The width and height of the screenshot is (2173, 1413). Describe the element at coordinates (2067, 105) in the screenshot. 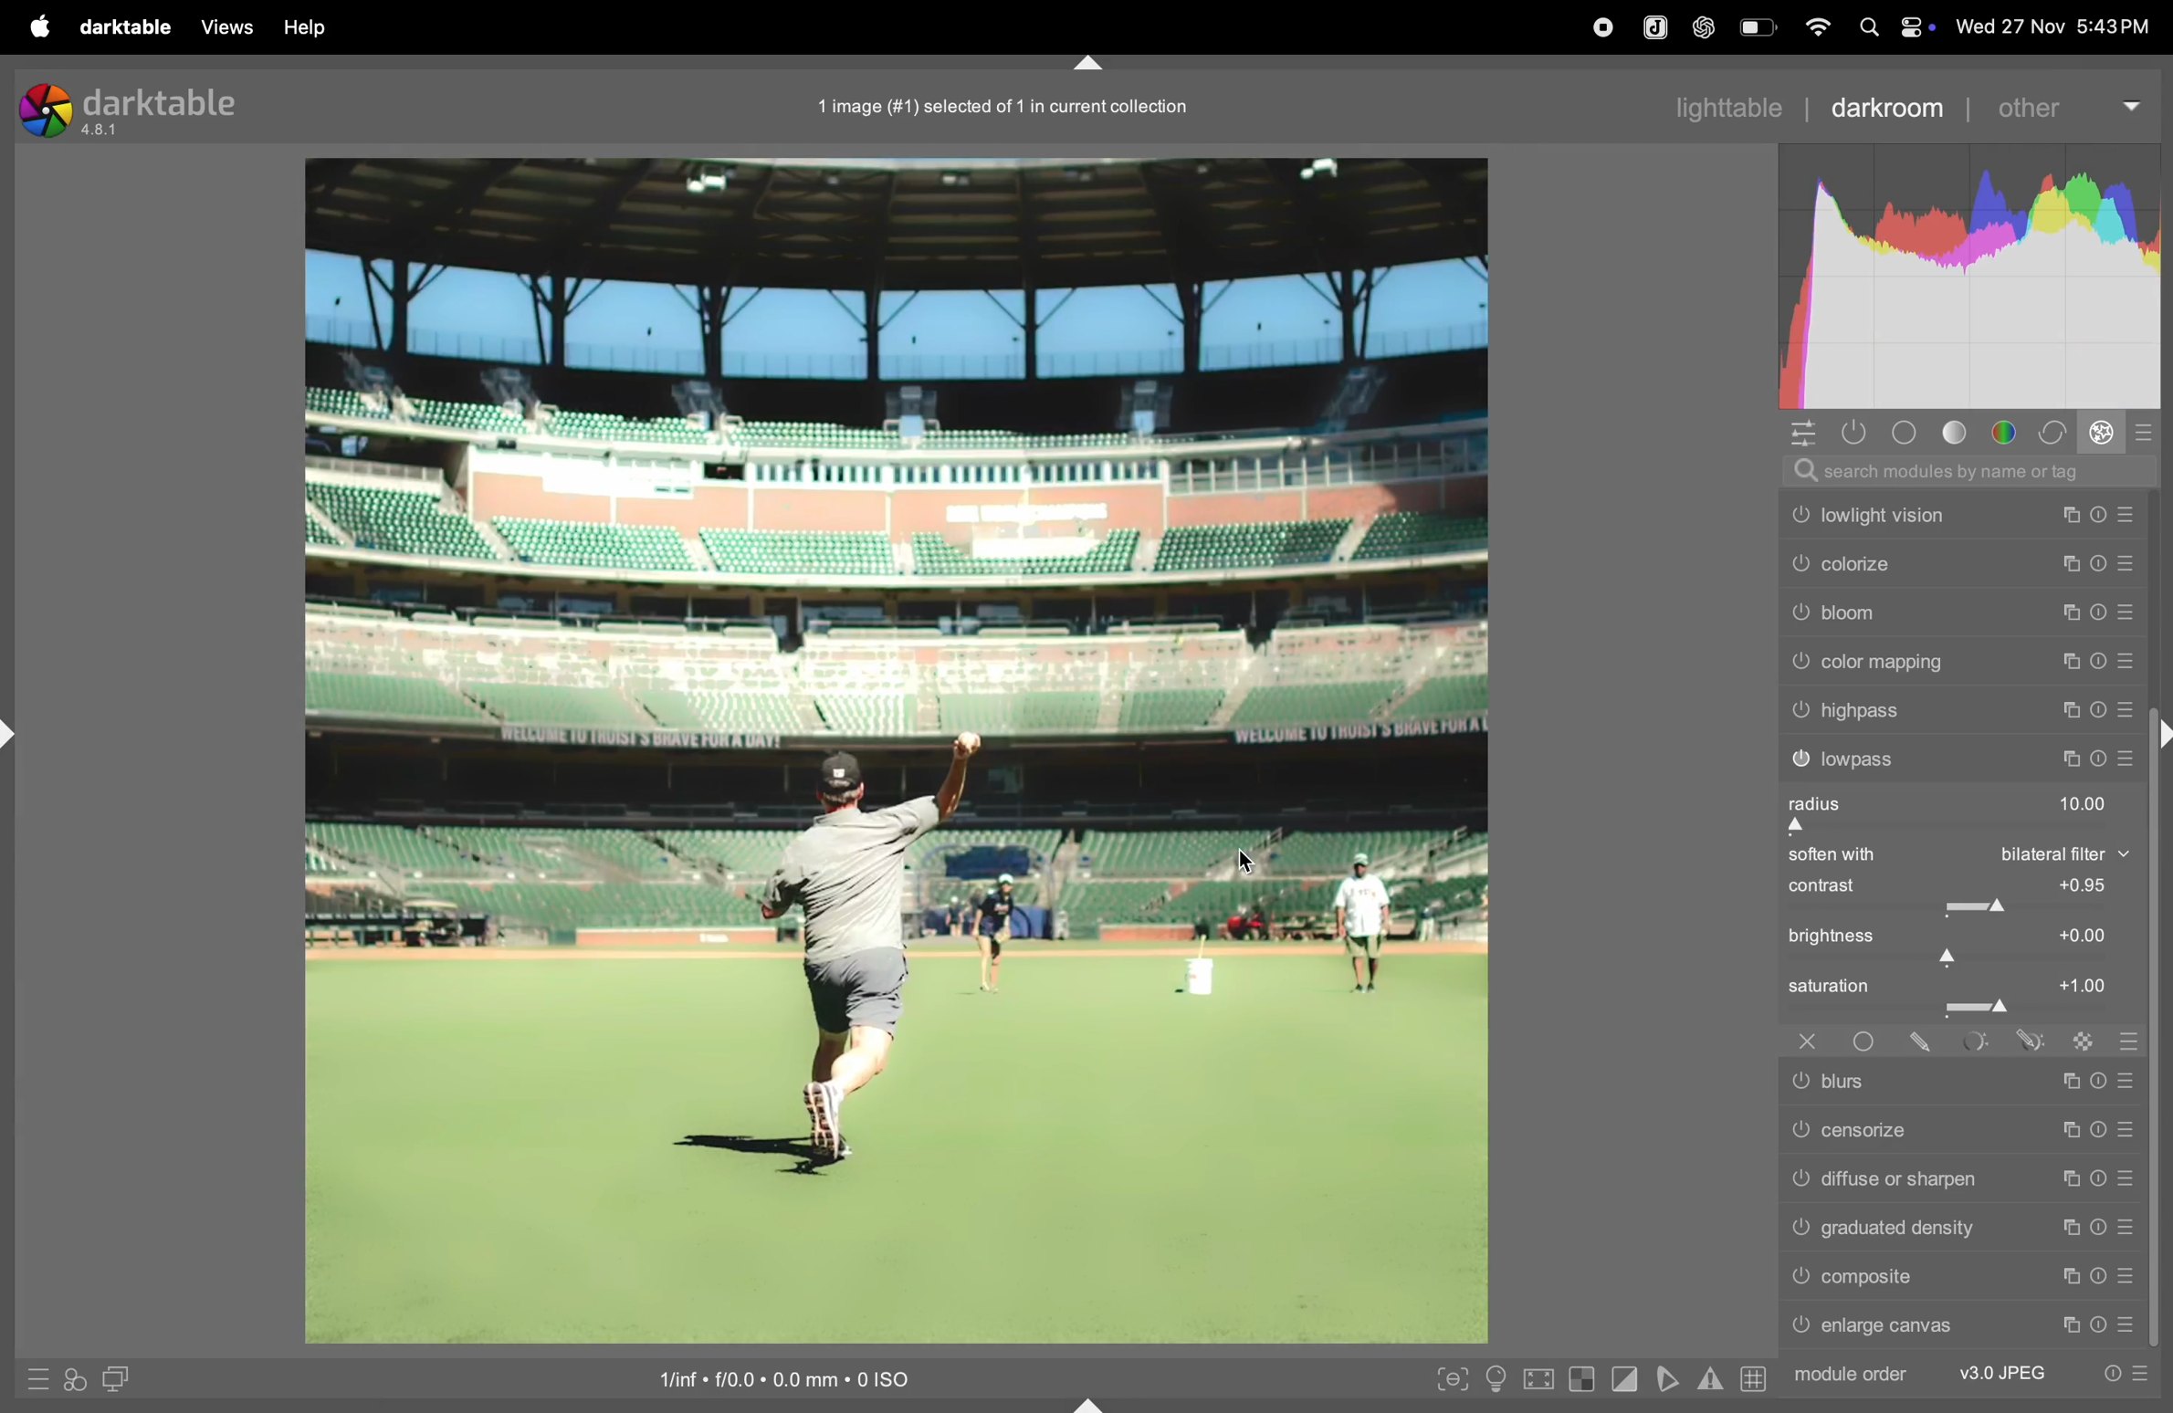

I see `other` at that location.